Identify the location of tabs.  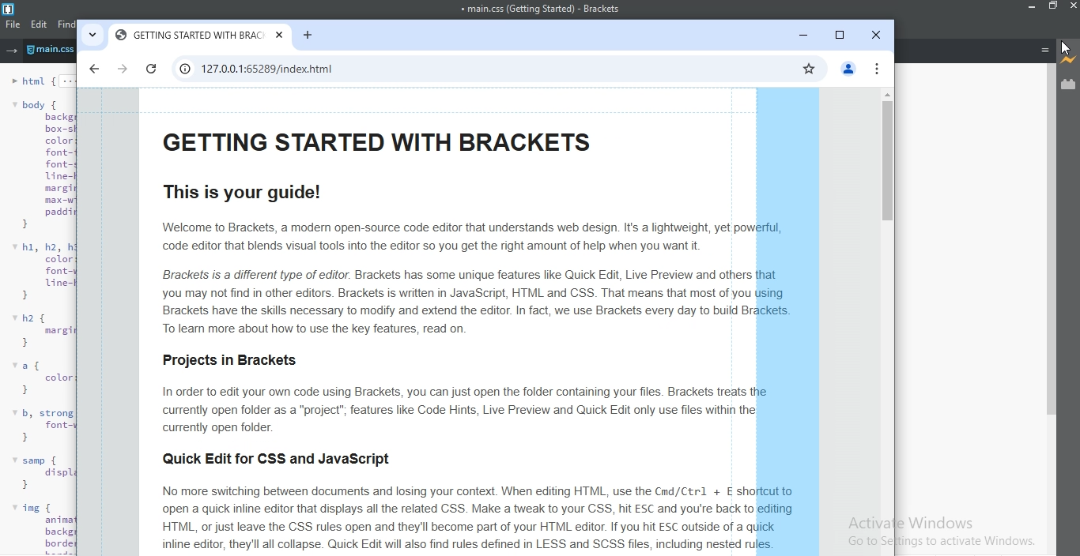
(90, 36).